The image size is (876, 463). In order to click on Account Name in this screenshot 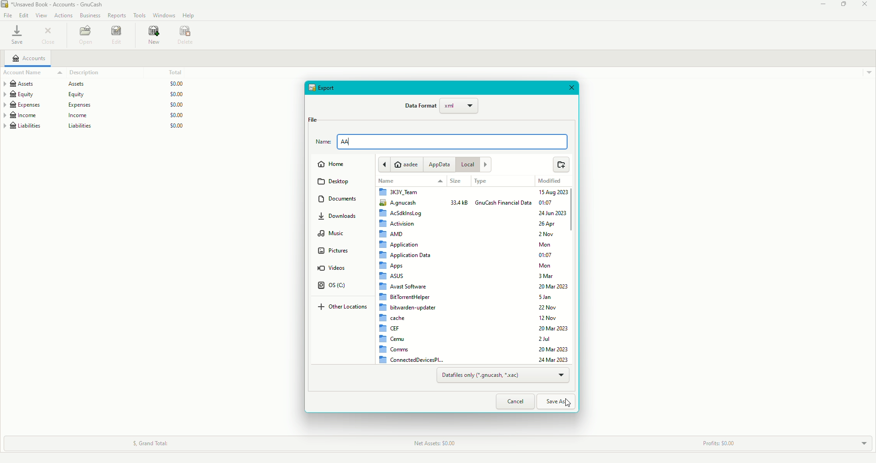, I will do `click(22, 73)`.